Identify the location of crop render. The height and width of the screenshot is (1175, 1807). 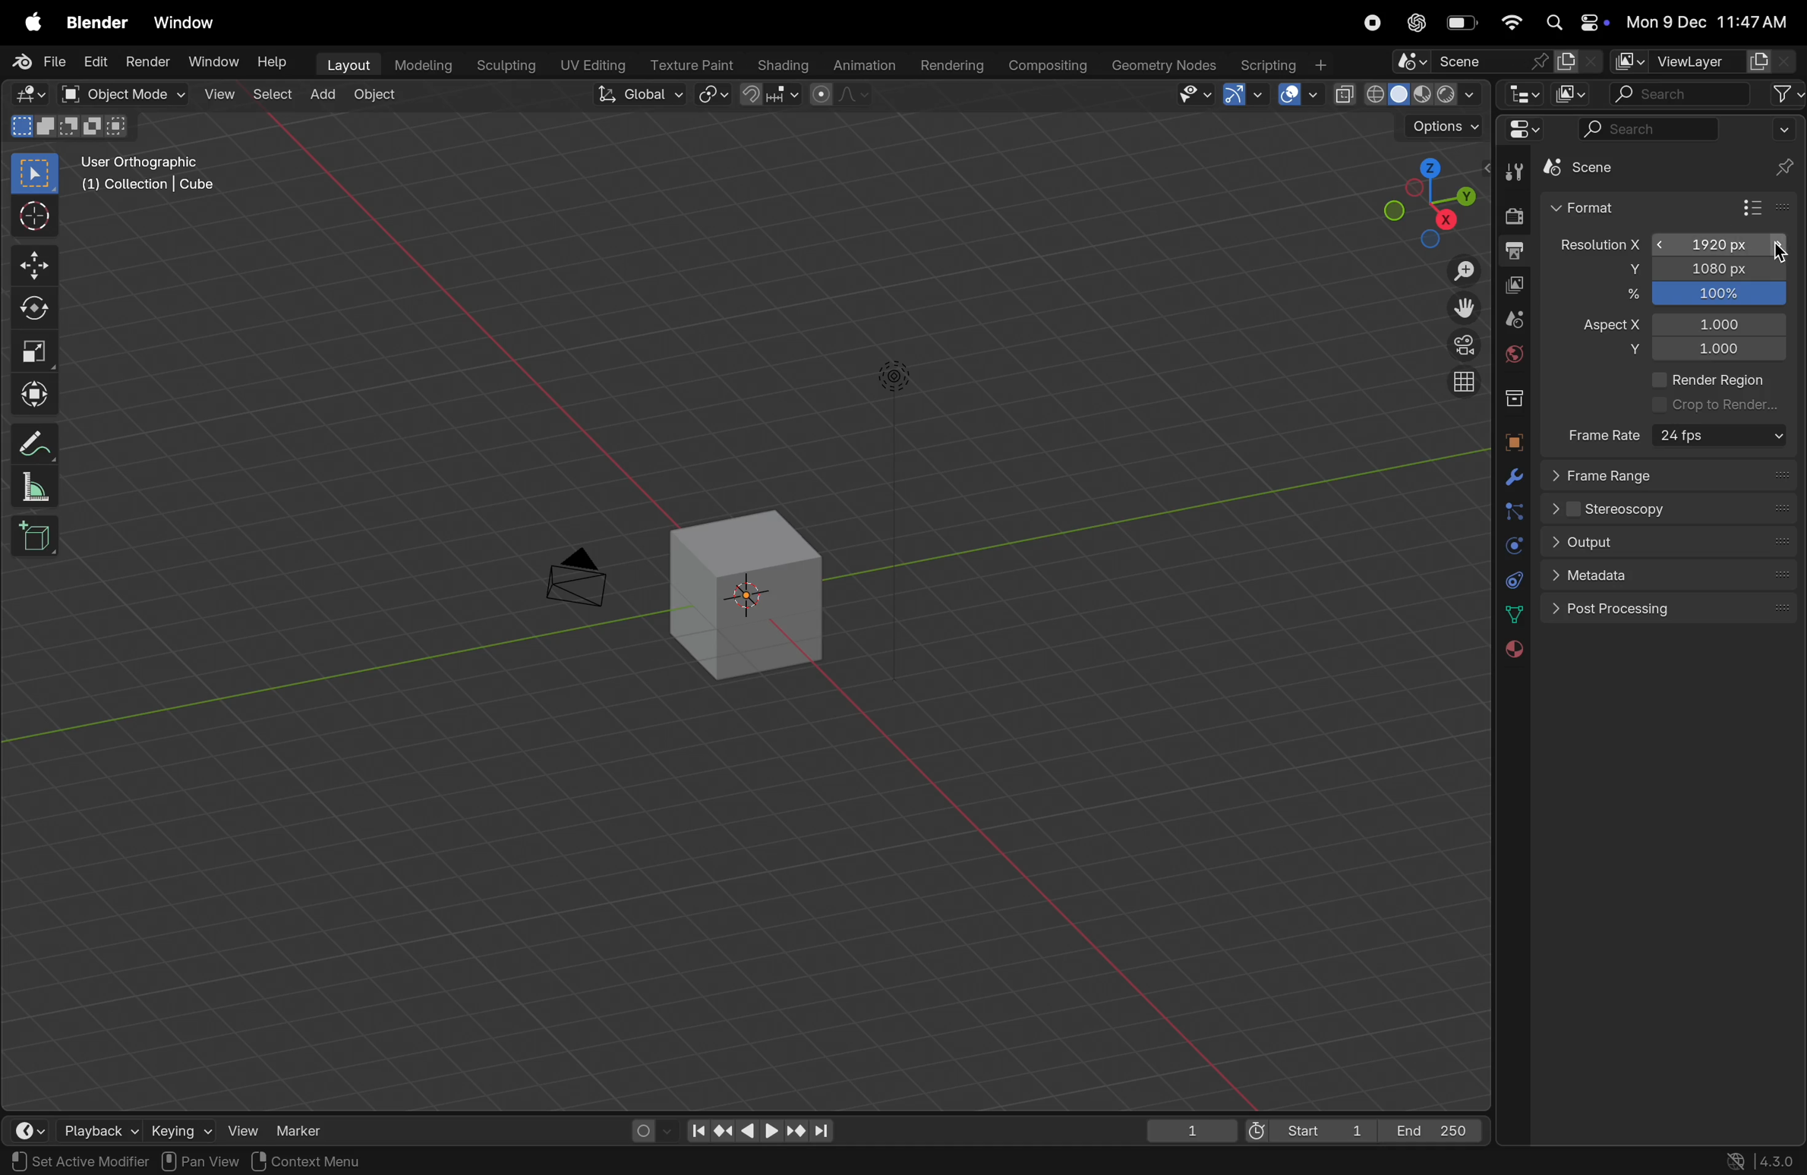
(1716, 406).